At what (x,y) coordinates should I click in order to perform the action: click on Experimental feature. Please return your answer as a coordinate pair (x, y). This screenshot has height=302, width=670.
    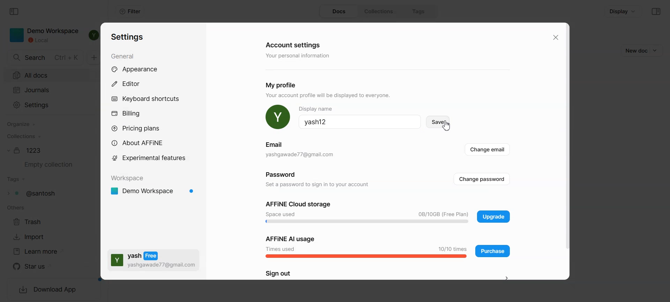
    Looking at the image, I should click on (149, 158).